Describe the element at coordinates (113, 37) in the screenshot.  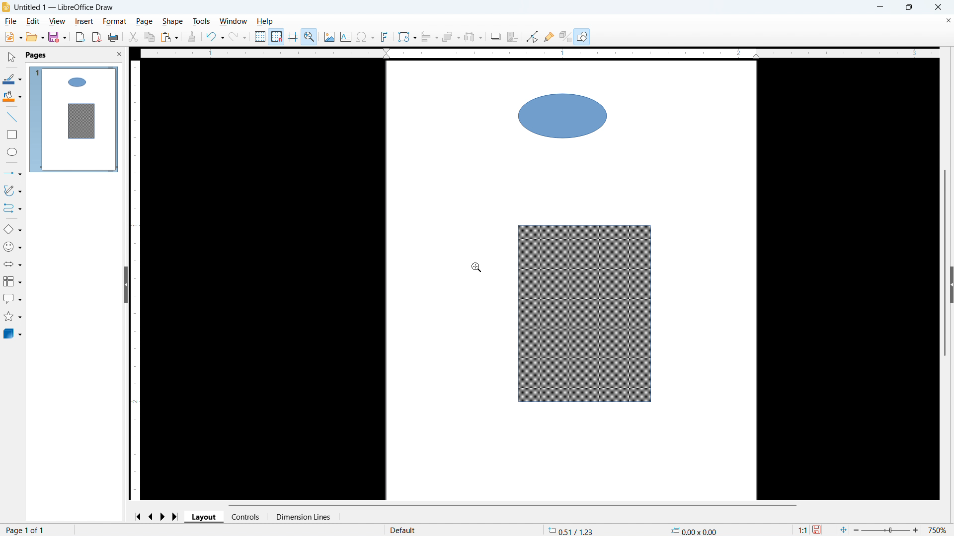
I see `Print ` at that location.